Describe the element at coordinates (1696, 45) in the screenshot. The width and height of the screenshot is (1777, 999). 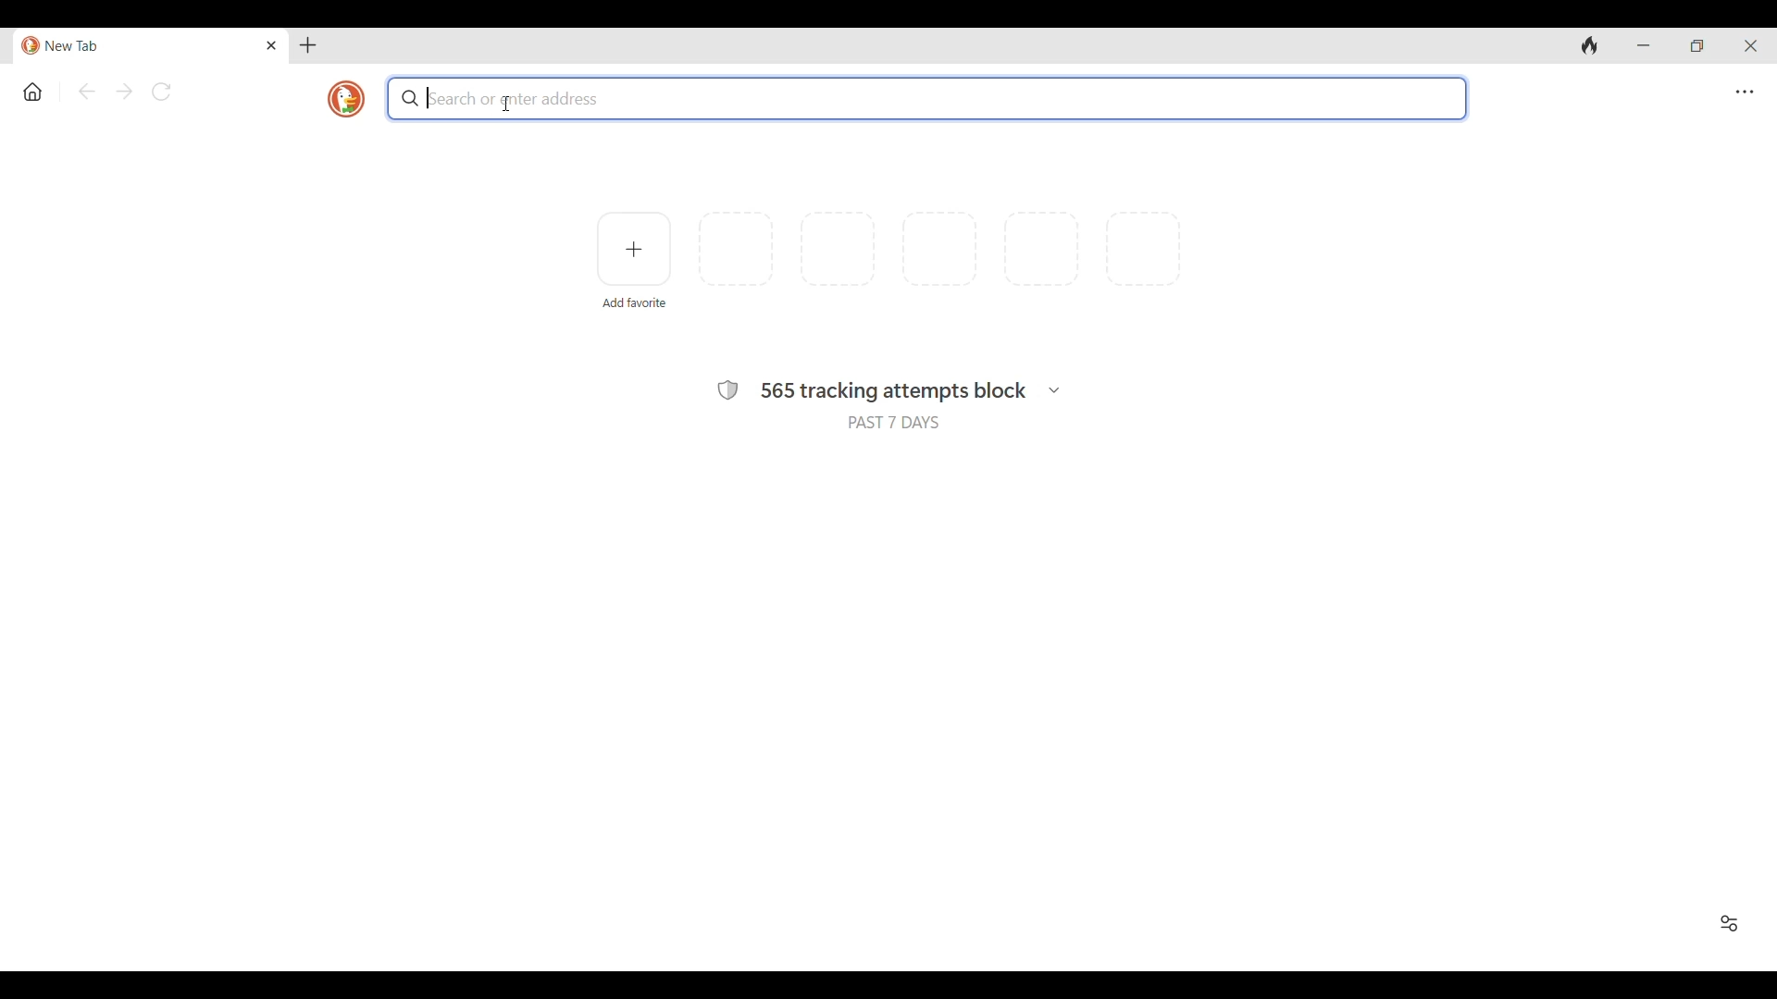
I see `Show interface in a smaller tab` at that location.